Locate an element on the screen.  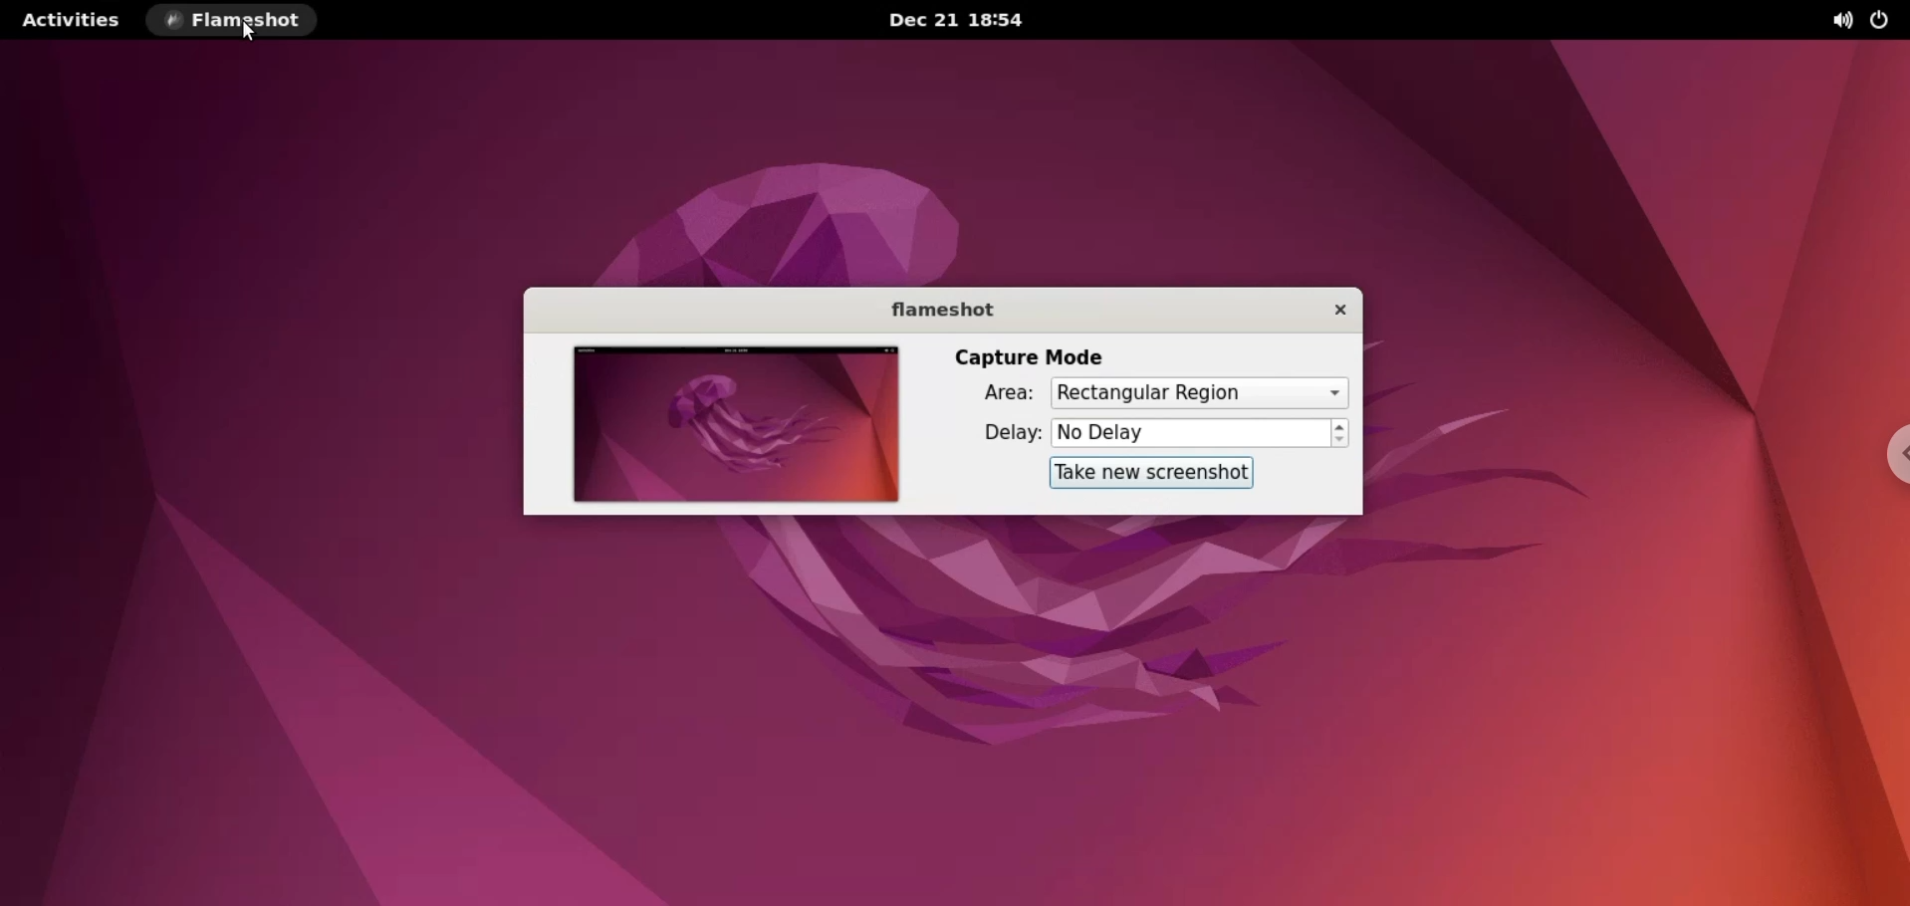
take new screenshot is located at coordinates (1148, 473).